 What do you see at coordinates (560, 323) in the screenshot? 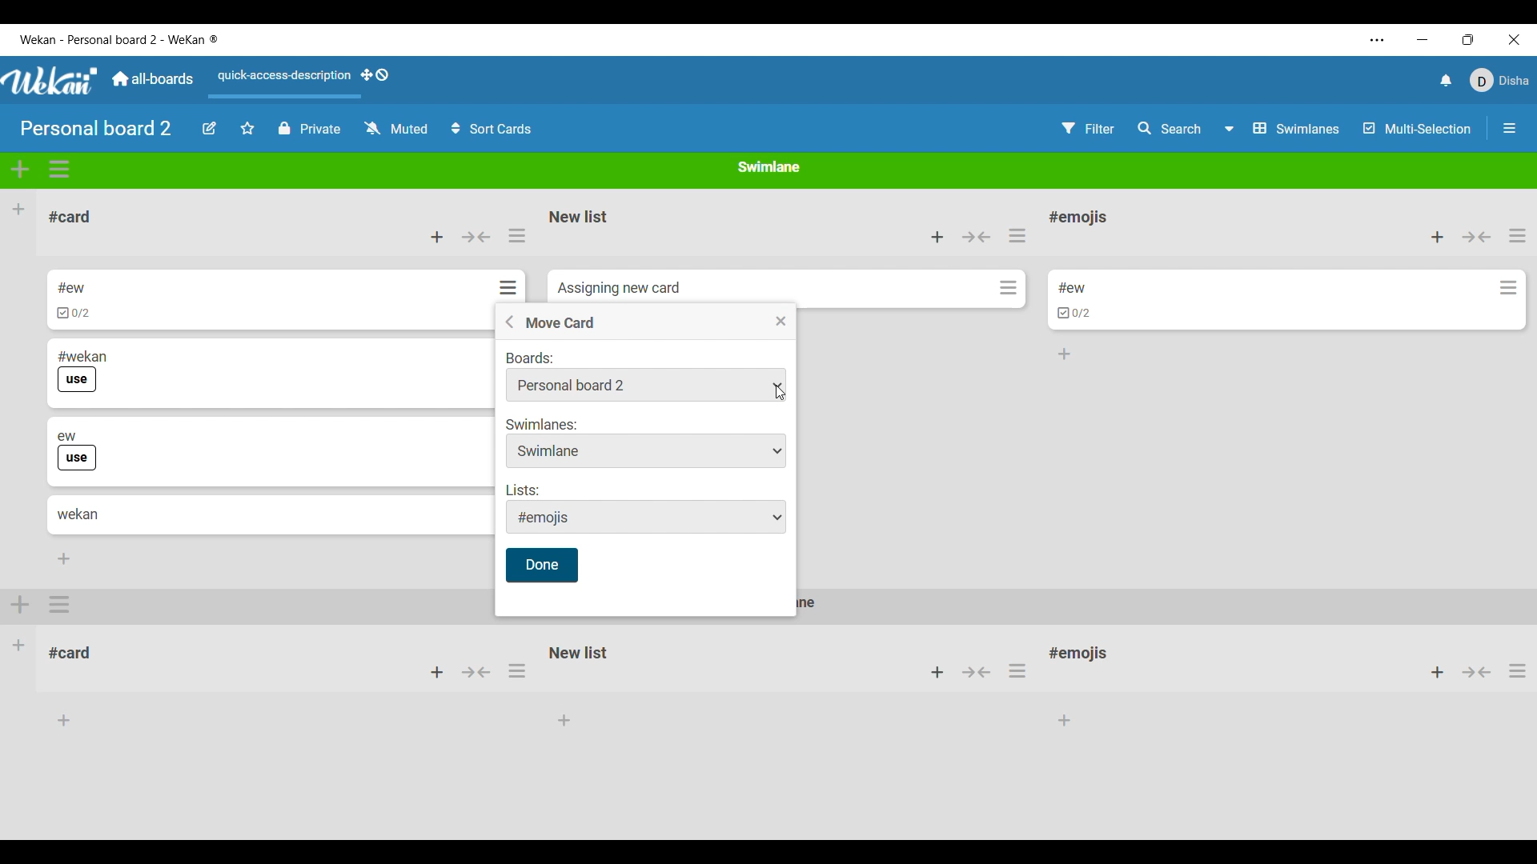
I see `Title of current menu` at bounding box center [560, 323].